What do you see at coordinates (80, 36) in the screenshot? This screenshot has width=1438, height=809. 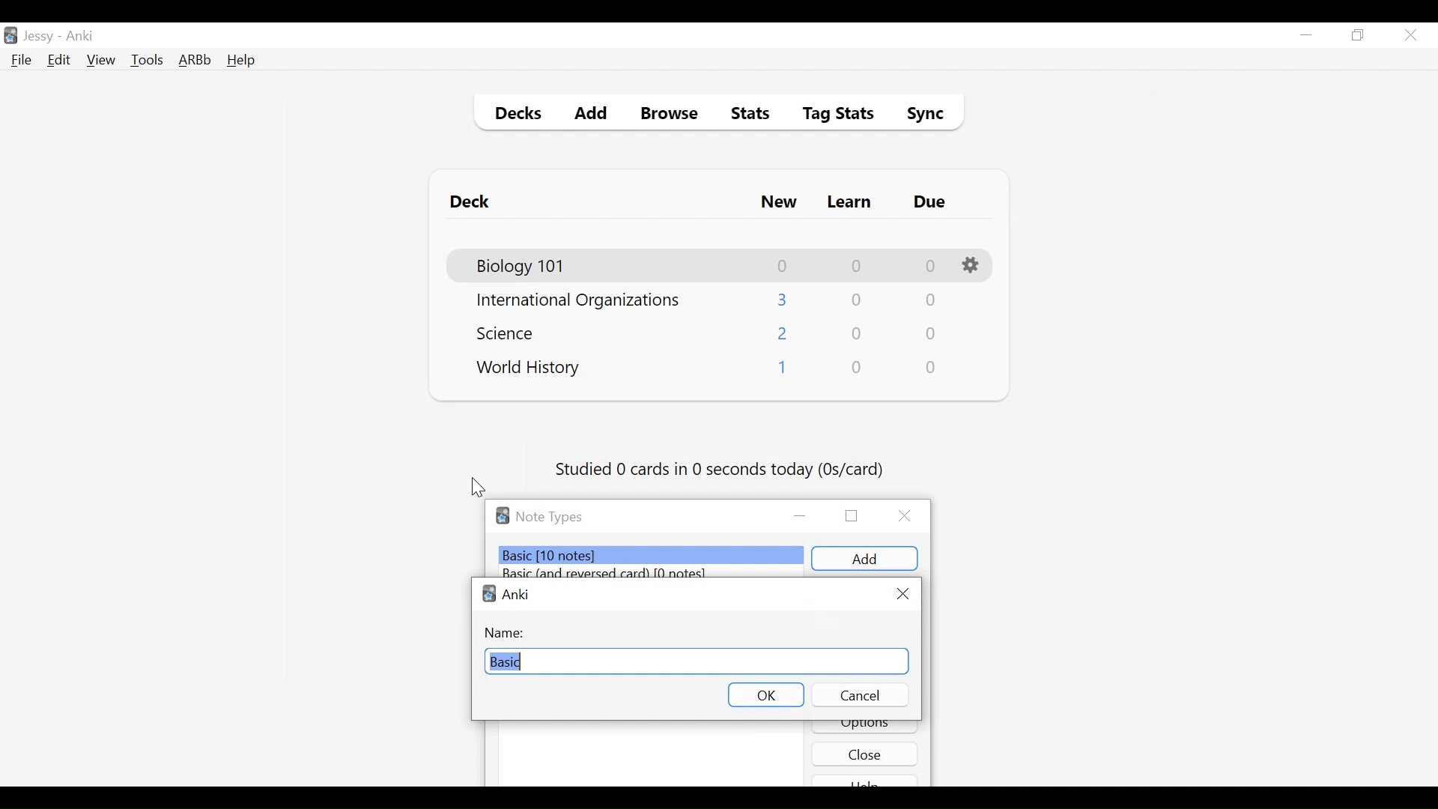 I see `Anki` at bounding box center [80, 36].